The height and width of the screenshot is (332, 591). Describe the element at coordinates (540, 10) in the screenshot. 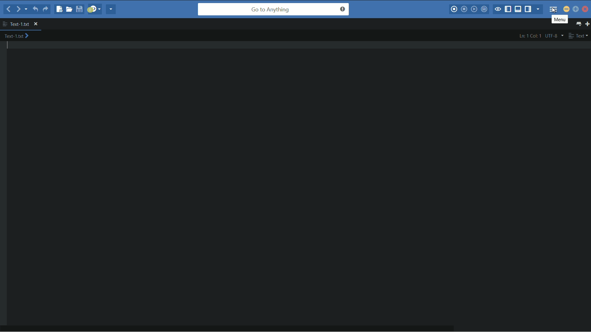

I see `show specific sidebar/tab` at that location.